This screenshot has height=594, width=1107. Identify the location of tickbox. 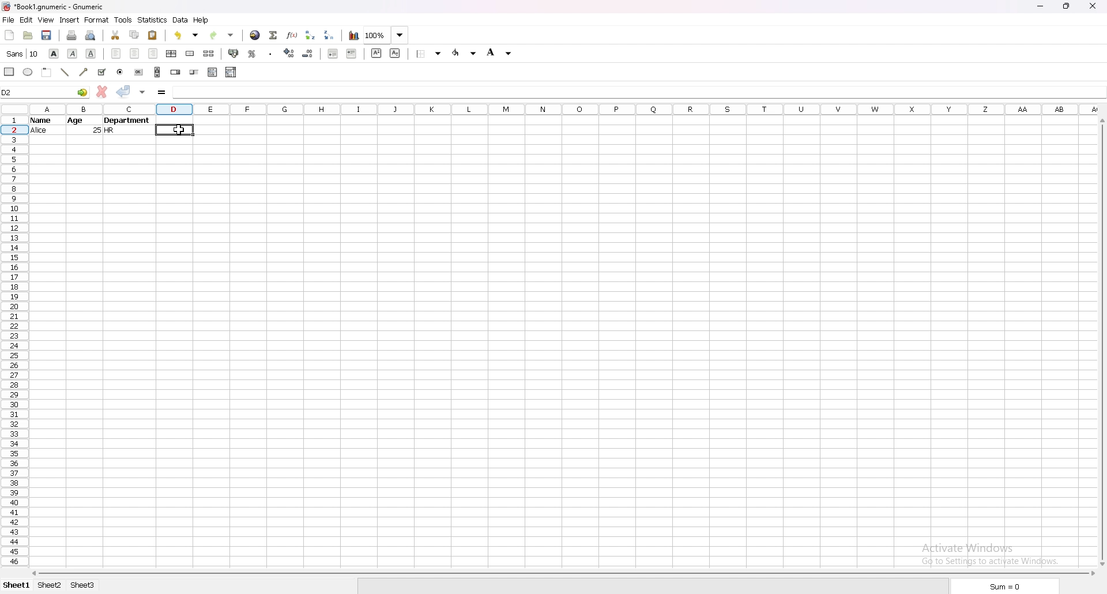
(101, 72).